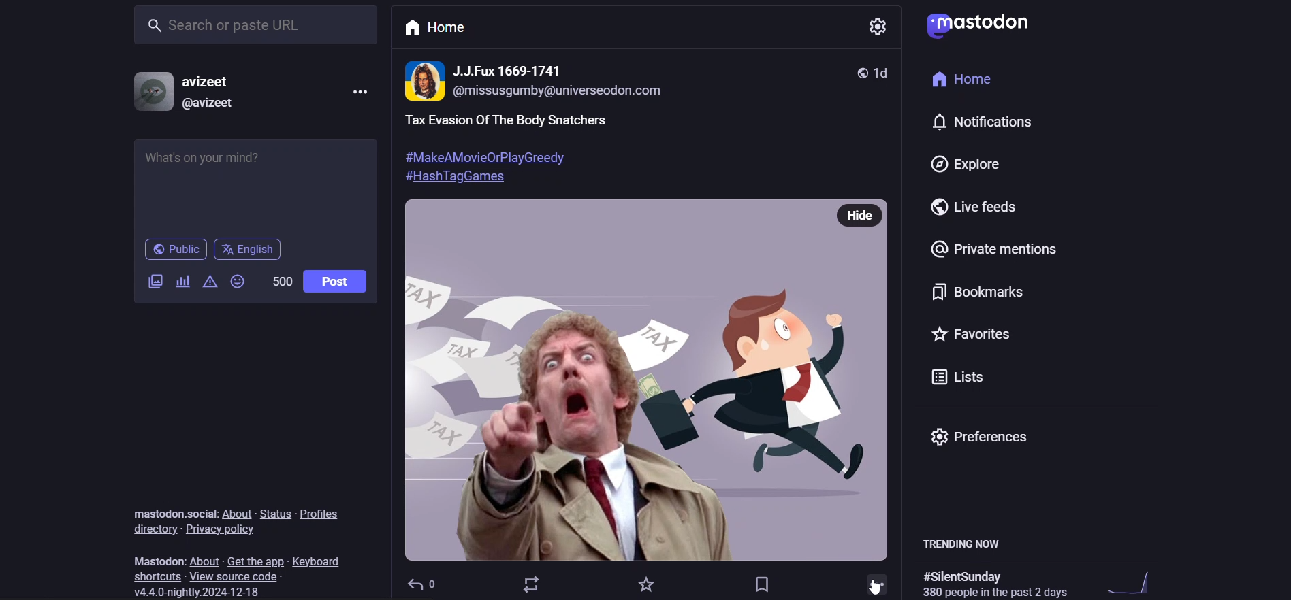  What do you see at coordinates (575, 91) in the screenshot?
I see `@missusgumby@universeodon.com` at bounding box center [575, 91].